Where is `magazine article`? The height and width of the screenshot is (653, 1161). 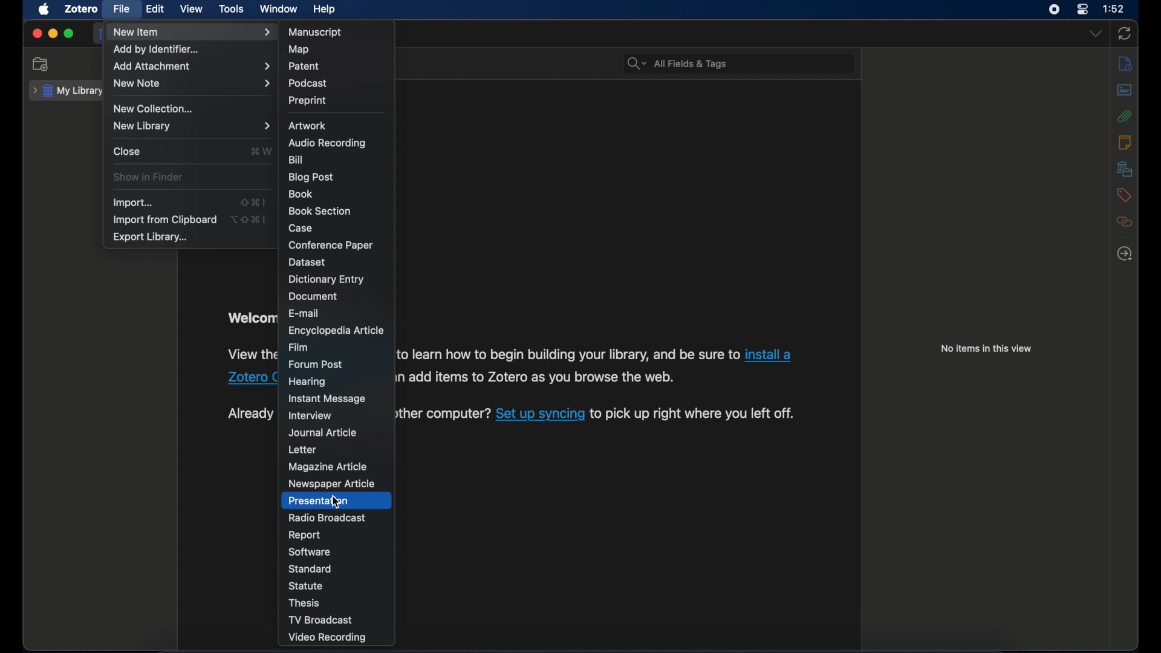
magazine article is located at coordinates (329, 467).